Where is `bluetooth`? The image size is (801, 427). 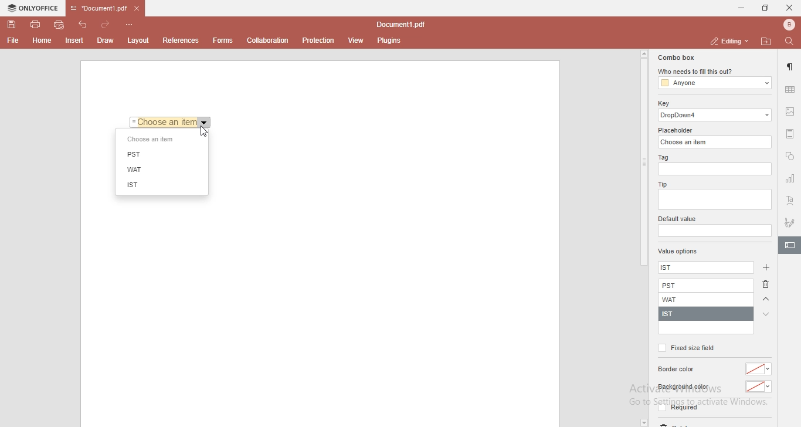
bluetooth is located at coordinates (786, 25).